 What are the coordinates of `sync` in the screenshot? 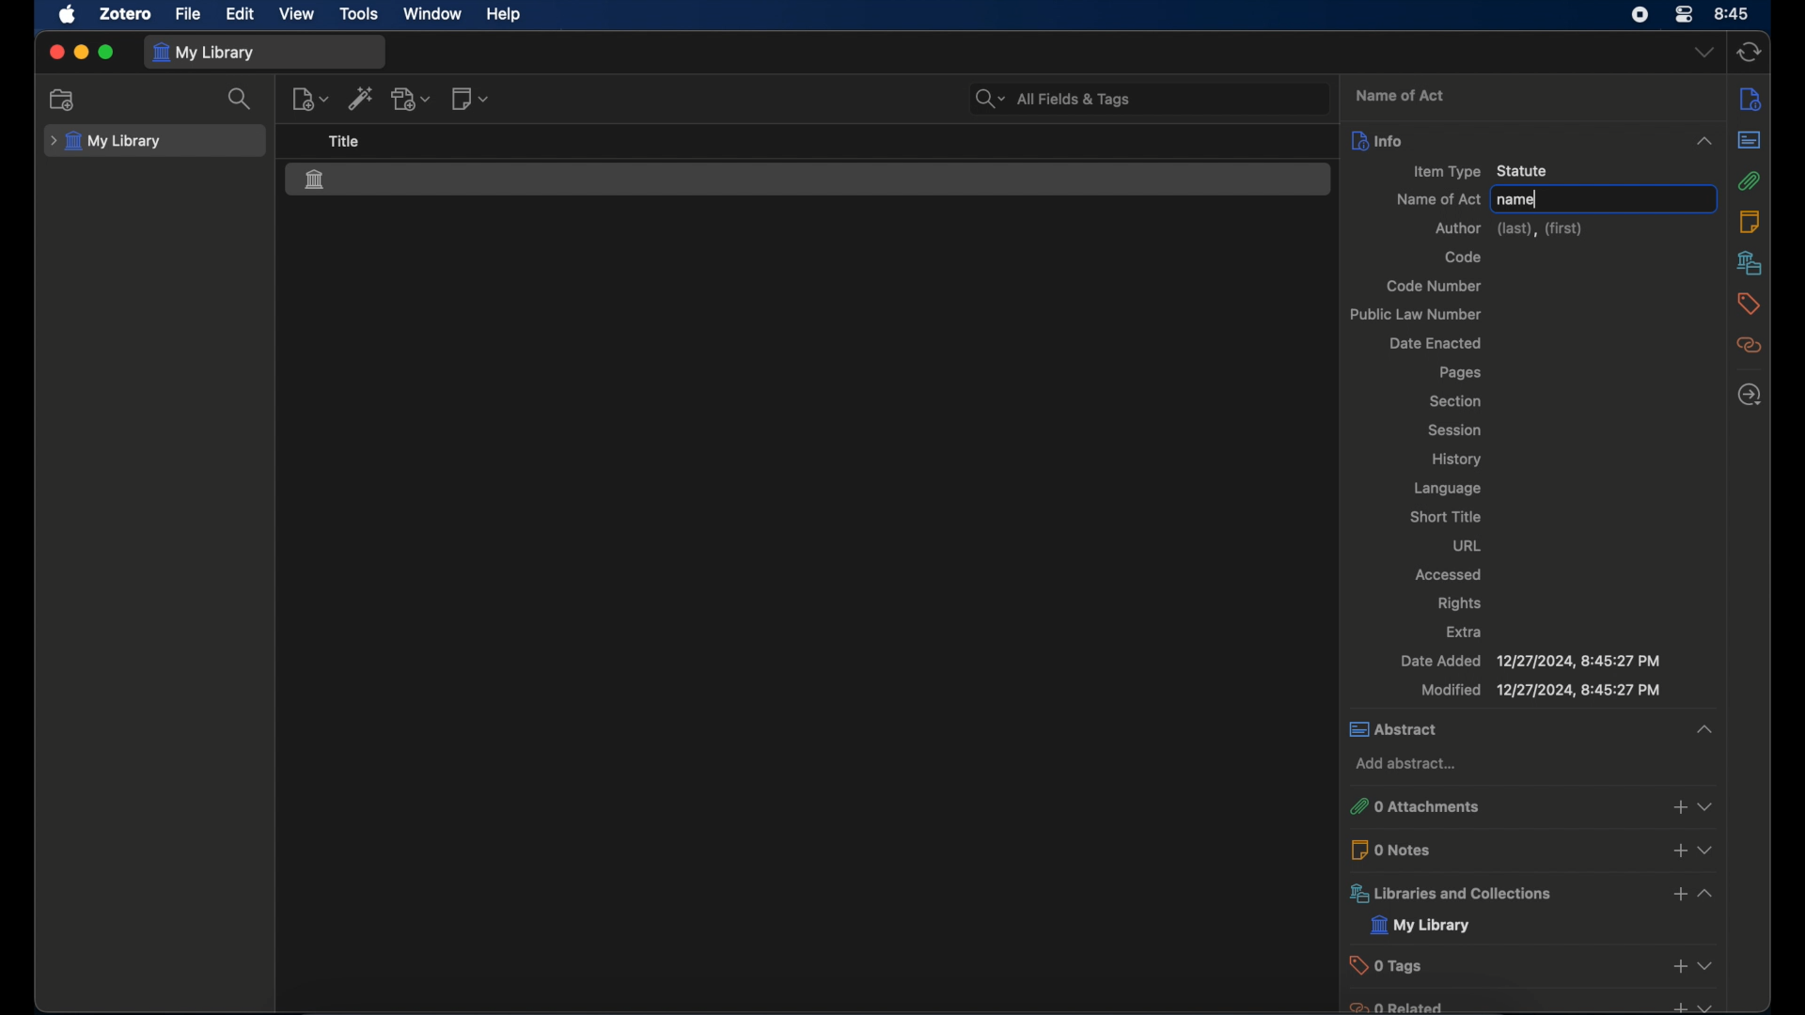 It's located at (1750, 53).